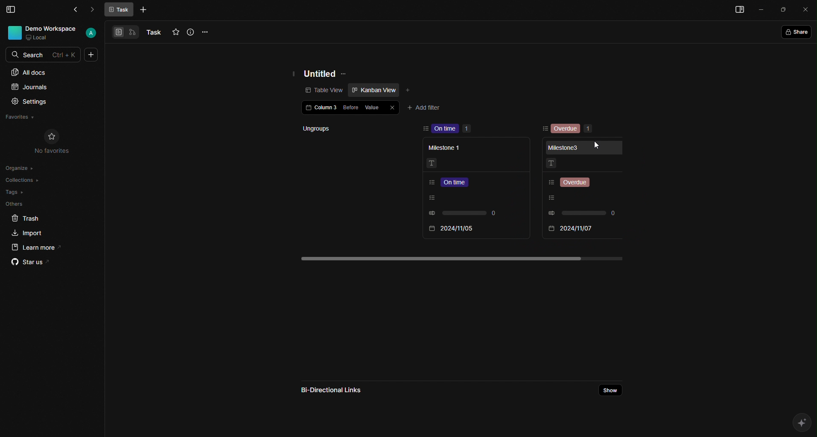 The image size is (817, 437). What do you see at coordinates (551, 163) in the screenshot?
I see `Text` at bounding box center [551, 163].